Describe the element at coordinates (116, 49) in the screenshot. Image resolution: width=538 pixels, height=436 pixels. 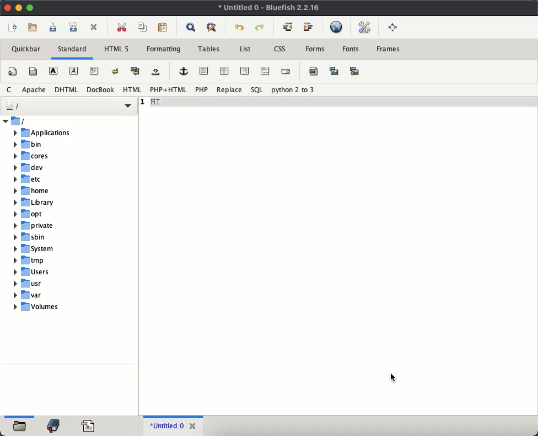
I see `html 5` at that location.